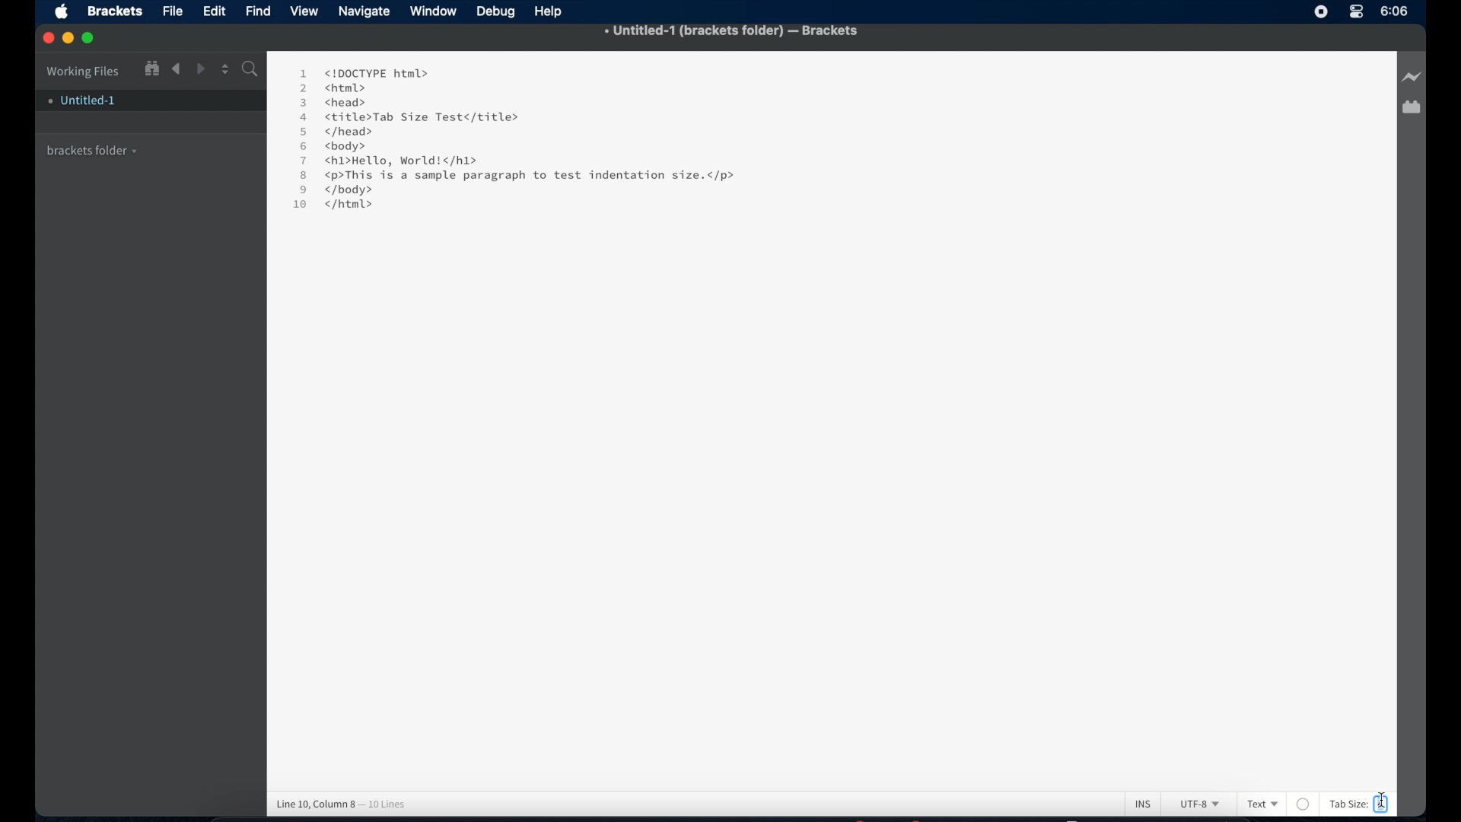 This screenshot has height=822, width=1461. Describe the element at coordinates (391, 161) in the screenshot. I see `7 <h1>Hello, World!</h1>` at that location.